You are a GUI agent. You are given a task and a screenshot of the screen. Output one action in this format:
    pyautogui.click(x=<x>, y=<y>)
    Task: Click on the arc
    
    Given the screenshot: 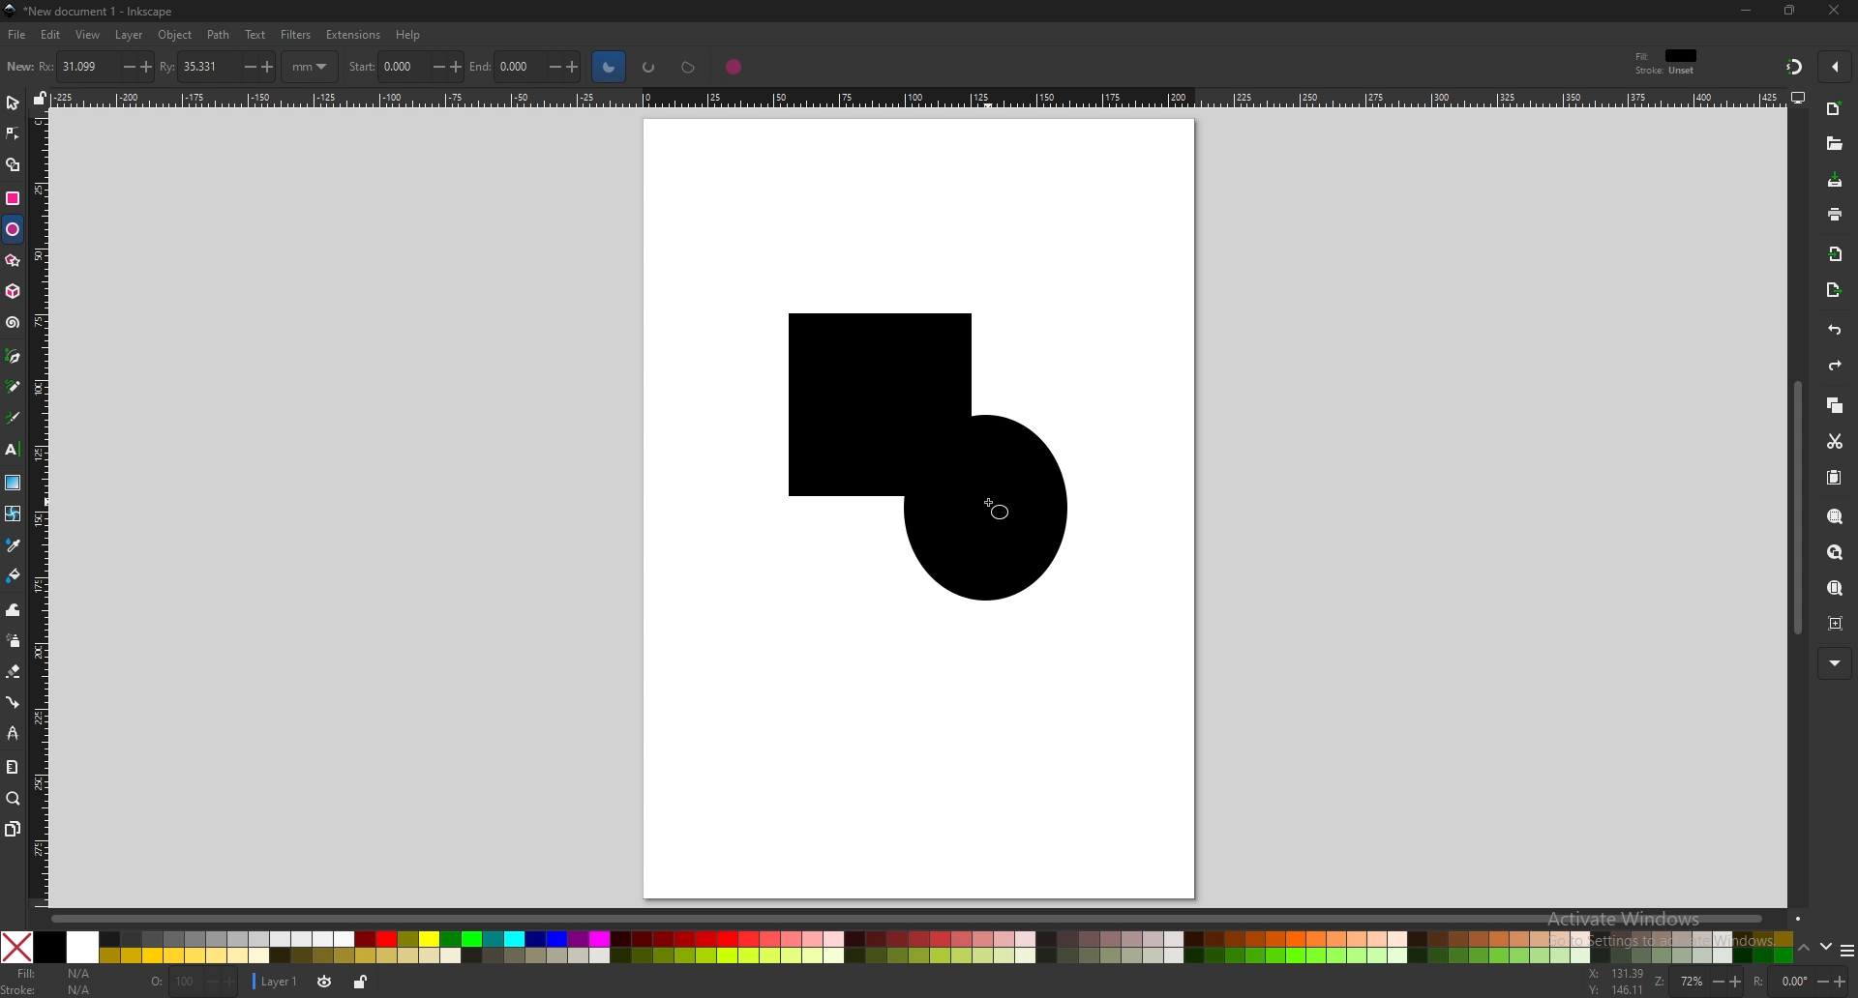 What is the action you would take?
    pyautogui.click(x=647, y=67)
    